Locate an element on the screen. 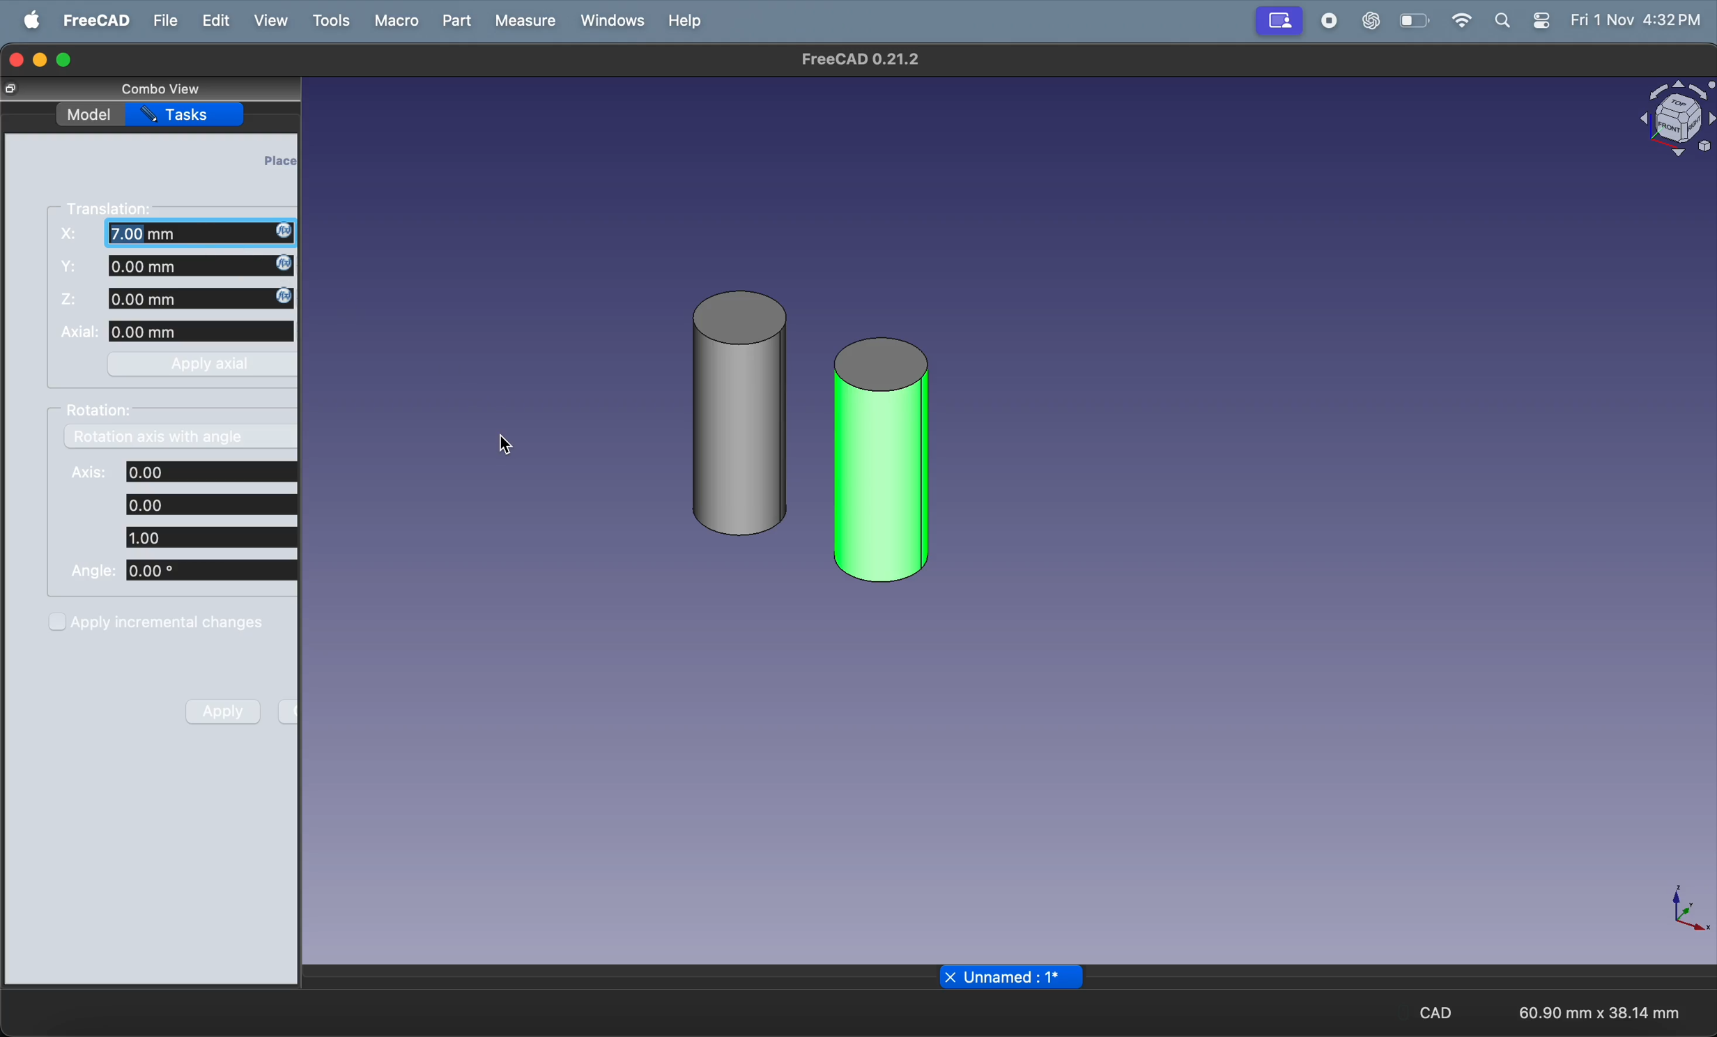 This screenshot has width=1717, height=1037. battery is located at coordinates (1412, 22).